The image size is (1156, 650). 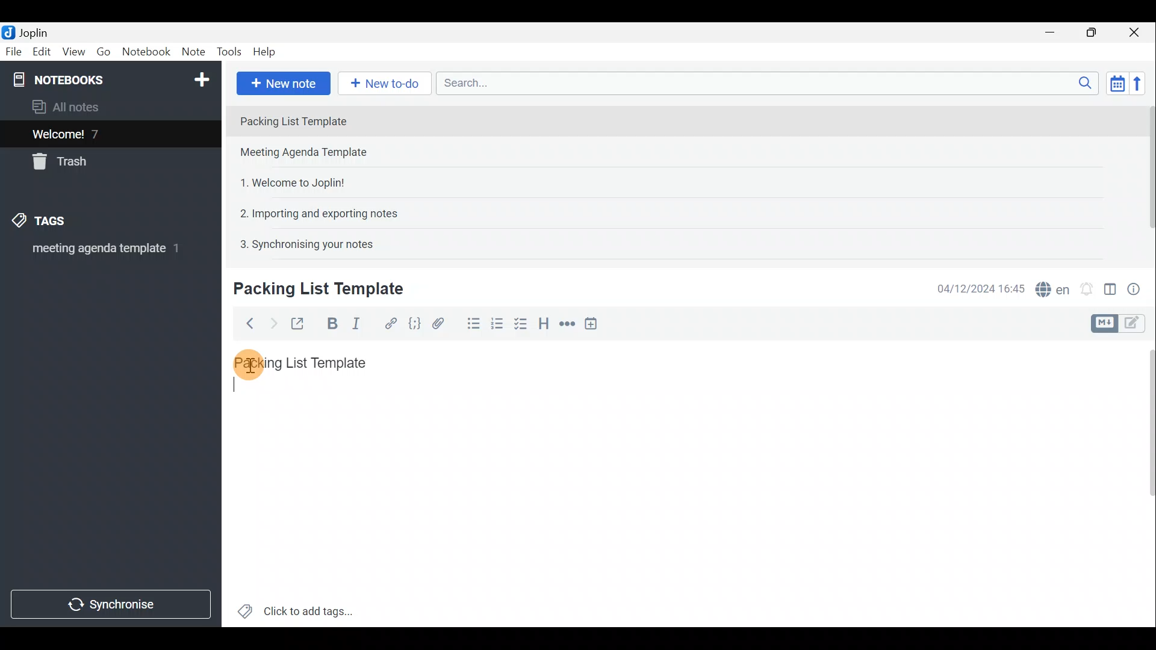 What do you see at coordinates (58, 223) in the screenshot?
I see `Tags` at bounding box center [58, 223].